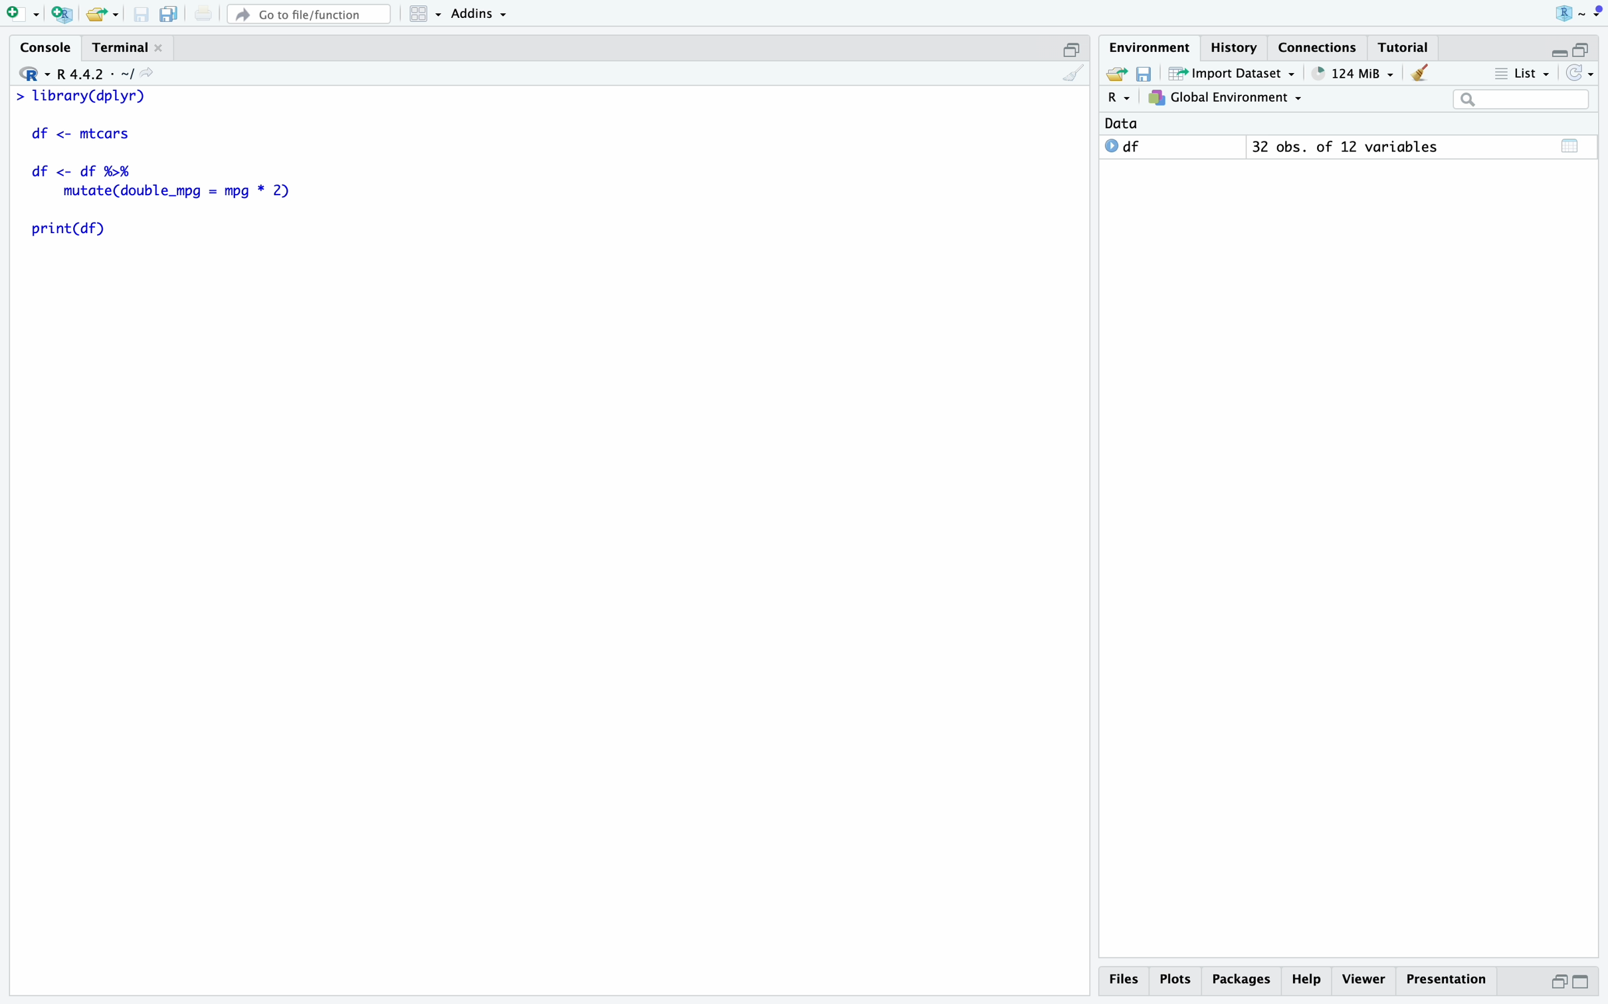  Describe the element at coordinates (142, 15) in the screenshot. I see `save` at that location.